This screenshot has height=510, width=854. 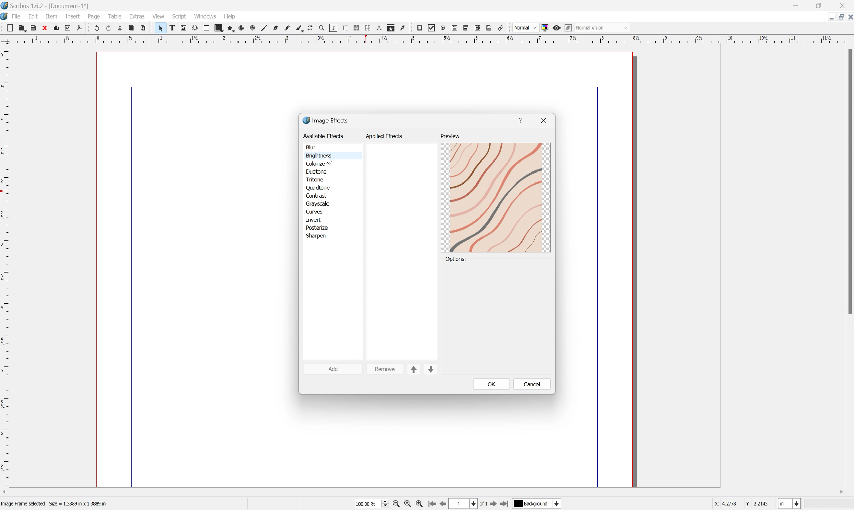 What do you see at coordinates (159, 28) in the screenshot?
I see `Select item` at bounding box center [159, 28].